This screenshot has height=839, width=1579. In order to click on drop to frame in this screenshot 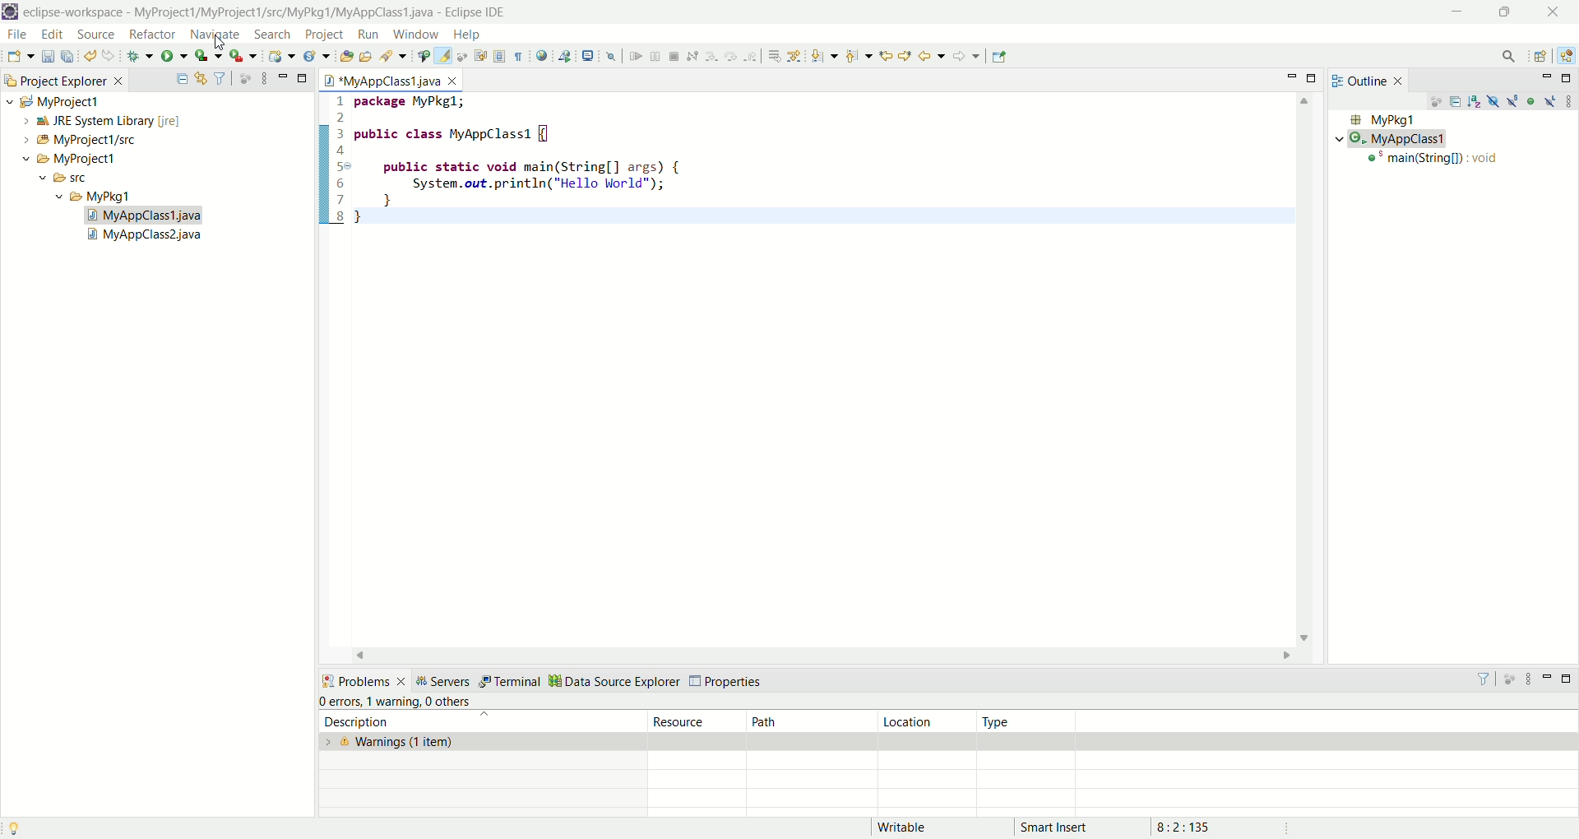, I will do `click(773, 57)`.